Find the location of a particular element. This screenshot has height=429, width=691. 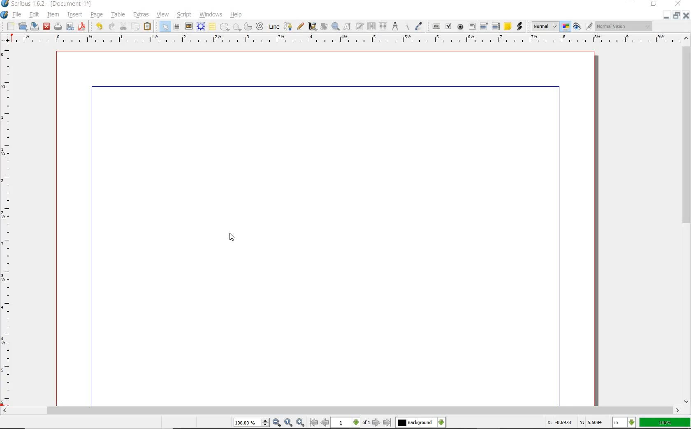

SCRIPT is located at coordinates (183, 14).